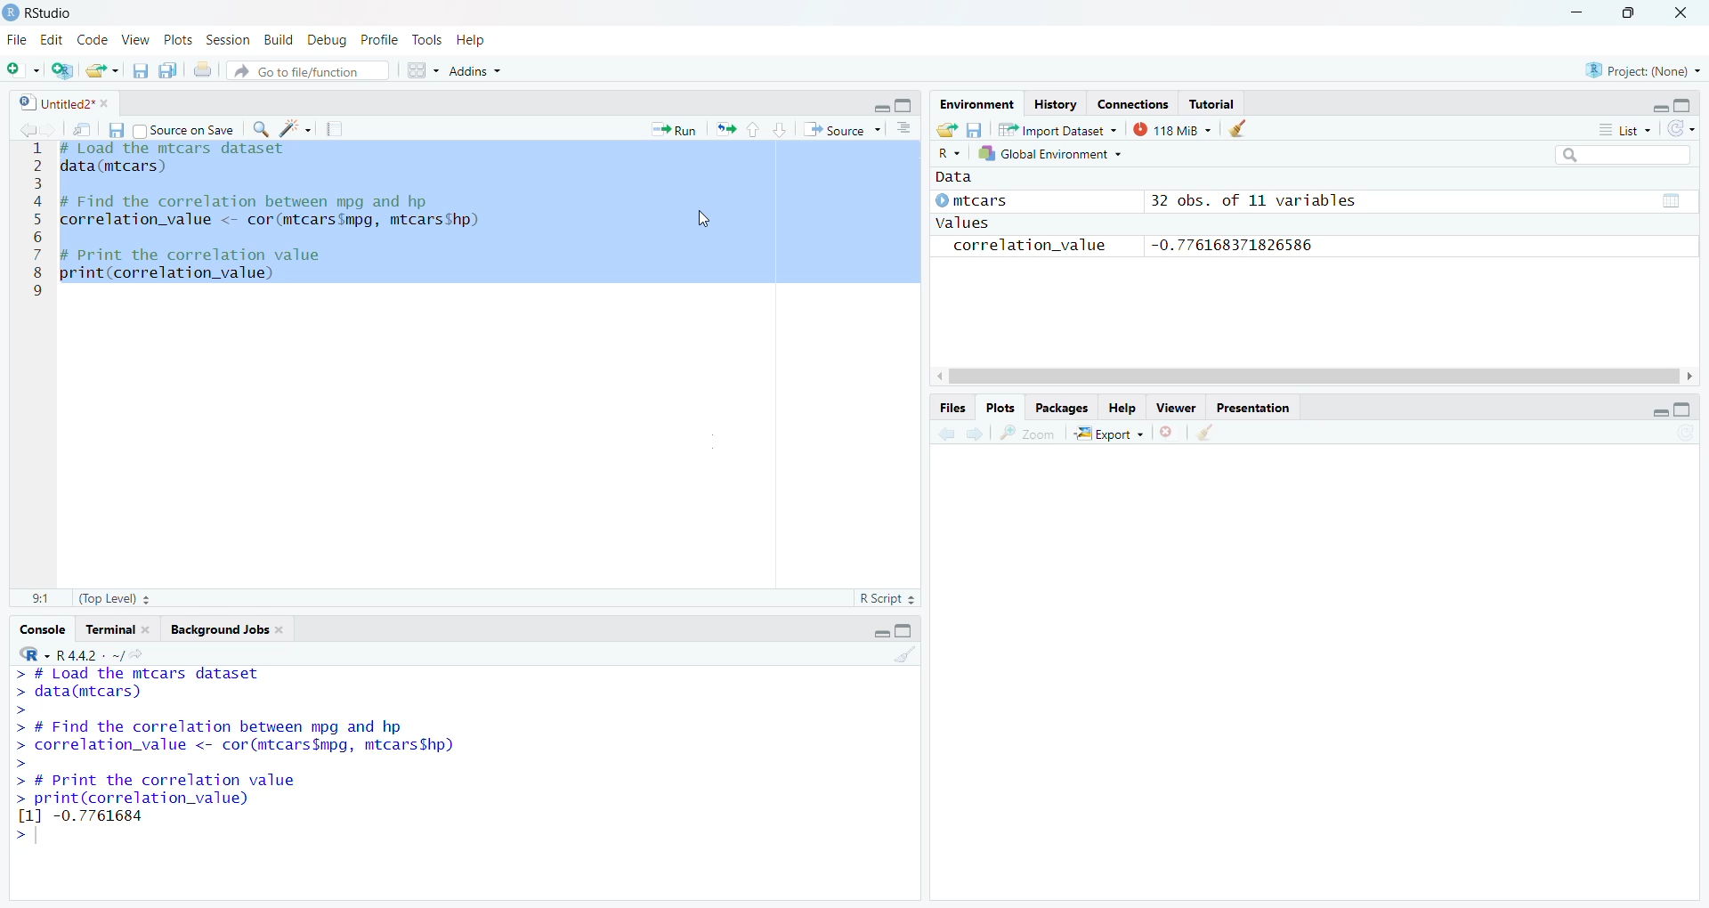 Image resolution: width=1709 pixels, height=908 pixels. Describe the element at coordinates (84, 127) in the screenshot. I see `Show in new window` at that location.